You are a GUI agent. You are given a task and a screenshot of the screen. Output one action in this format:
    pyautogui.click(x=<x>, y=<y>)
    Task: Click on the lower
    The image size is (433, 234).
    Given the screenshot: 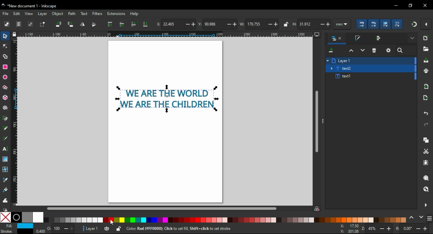 What is the action you would take?
    pyautogui.click(x=134, y=24)
    